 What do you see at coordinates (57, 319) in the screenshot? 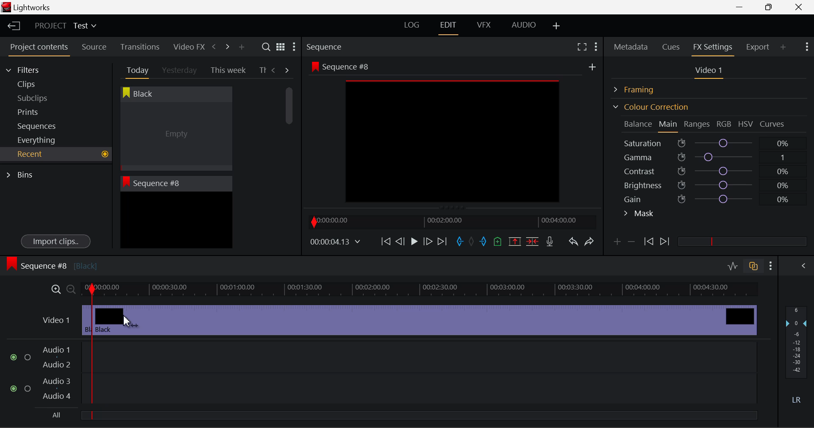
I see `Video 1` at bounding box center [57, 319].